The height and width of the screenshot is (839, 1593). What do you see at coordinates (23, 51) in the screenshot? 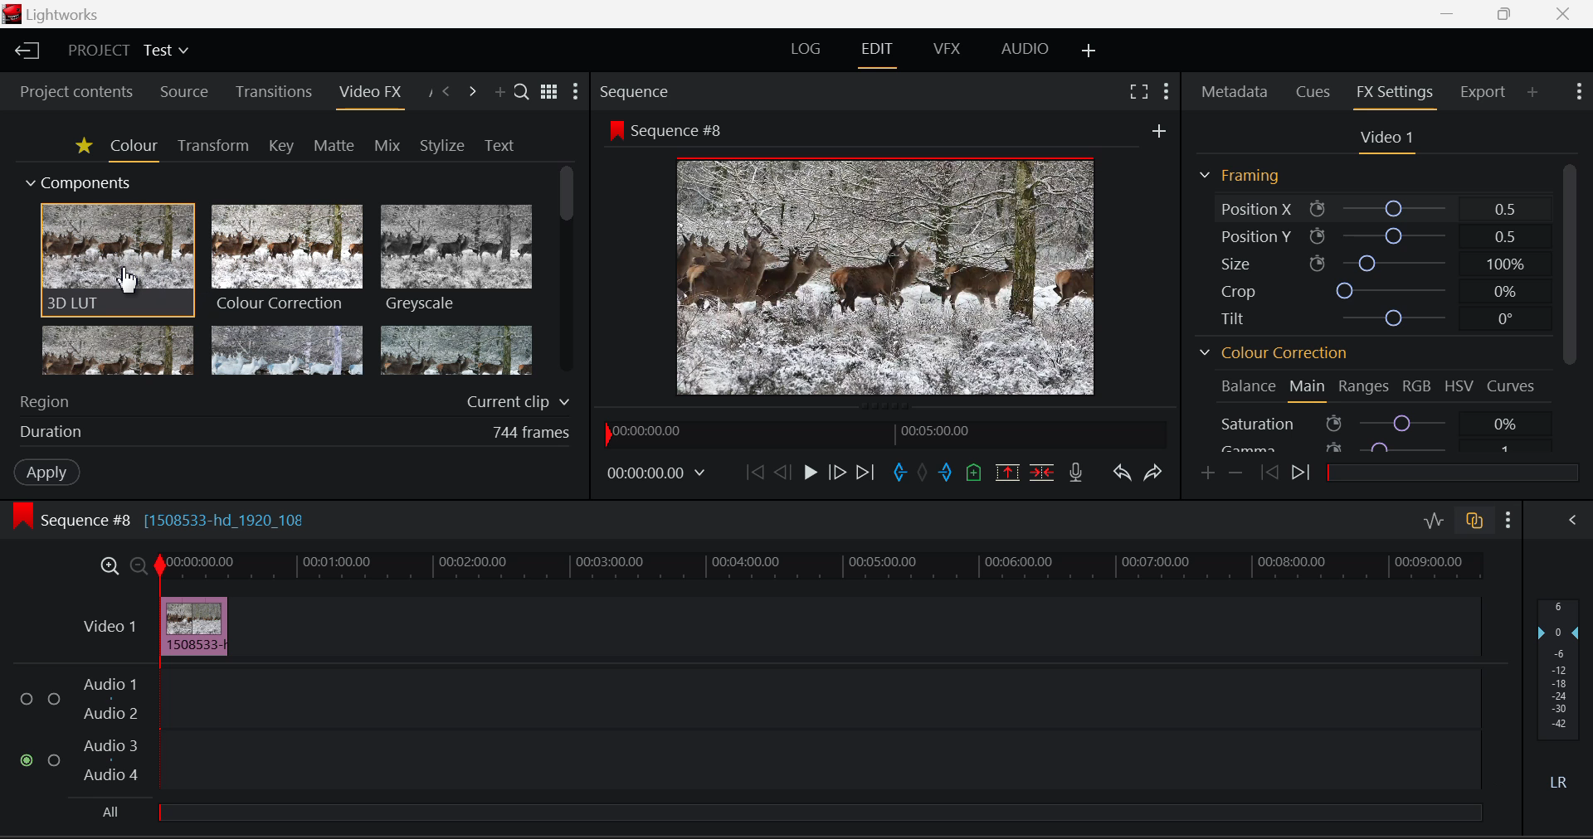
I see `Back to Homepage` at bounding box center [23, 51].